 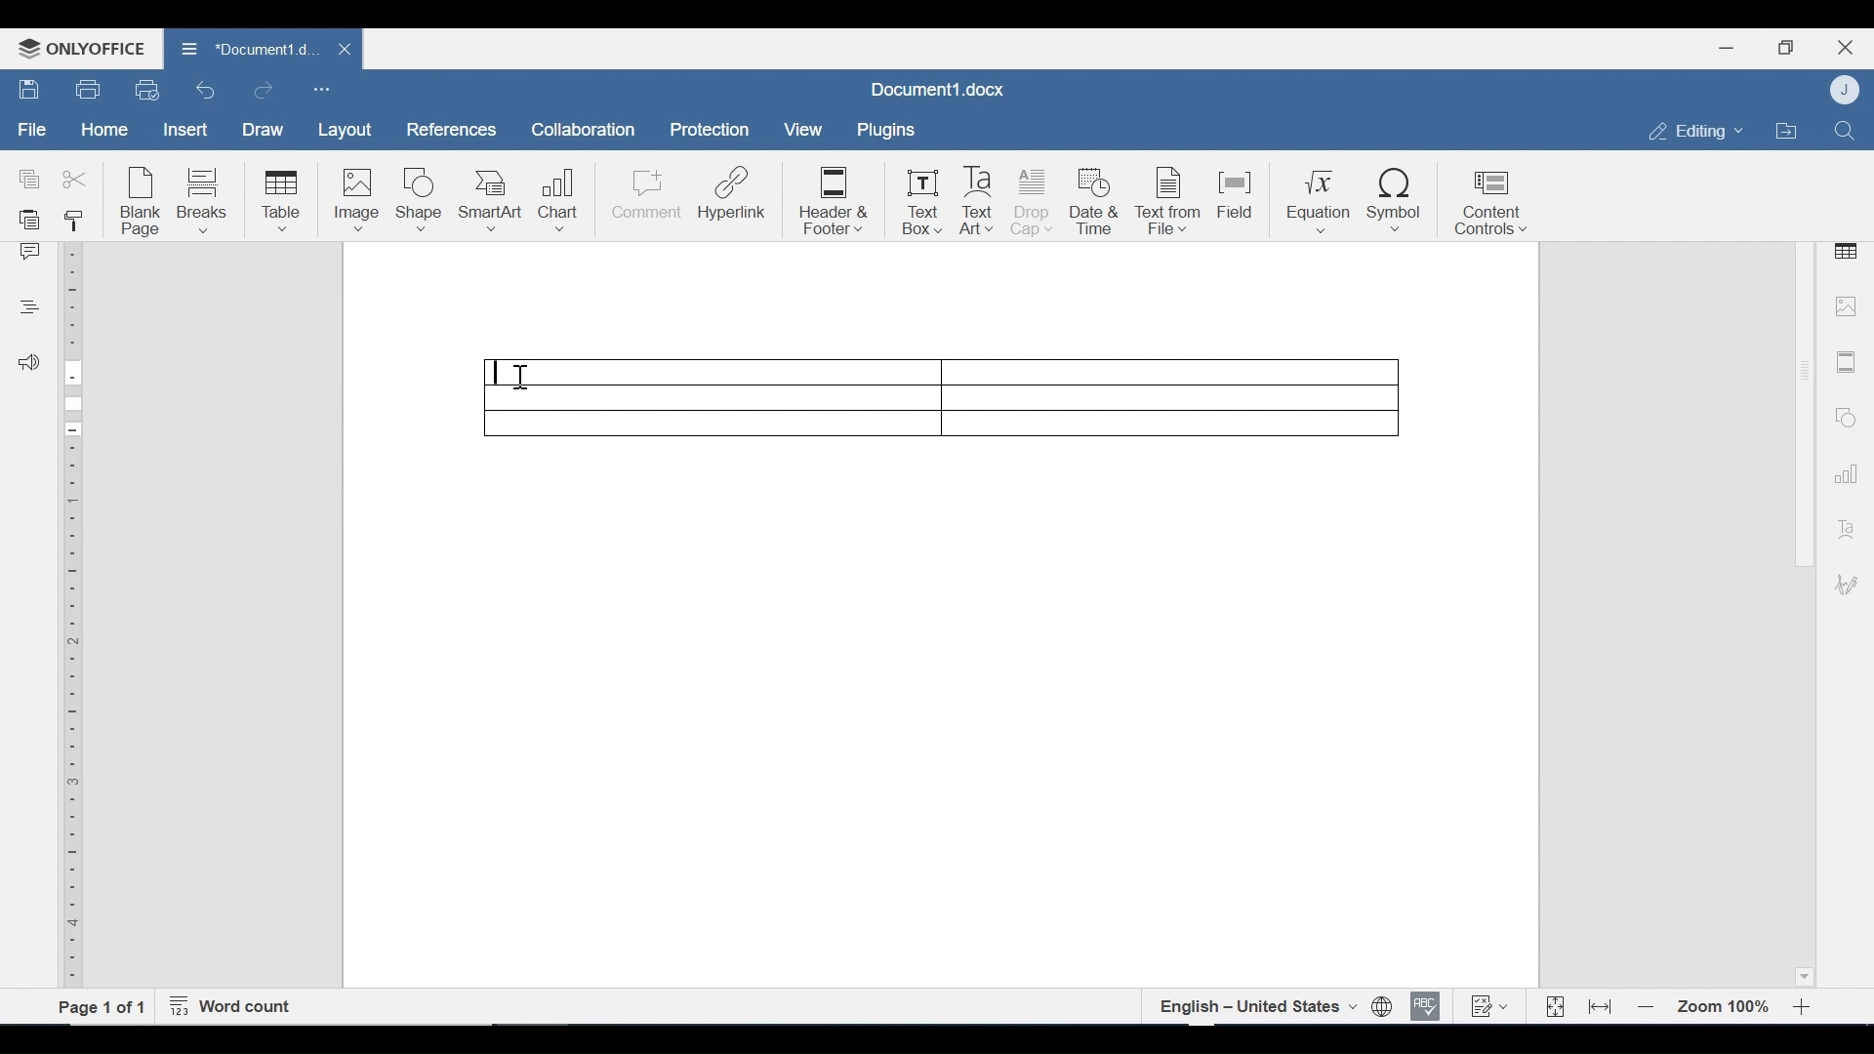 I want to click on Paste, so click(x=31, y=222).